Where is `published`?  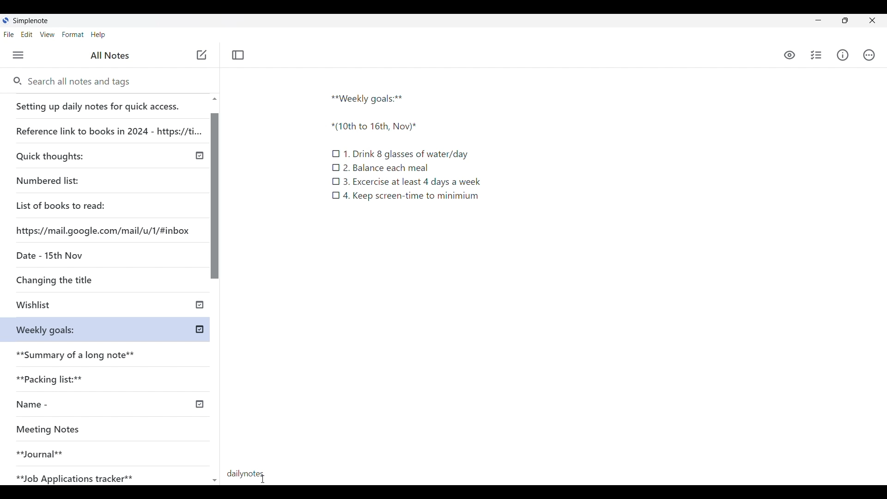 published is located at coordinates (200, 156).